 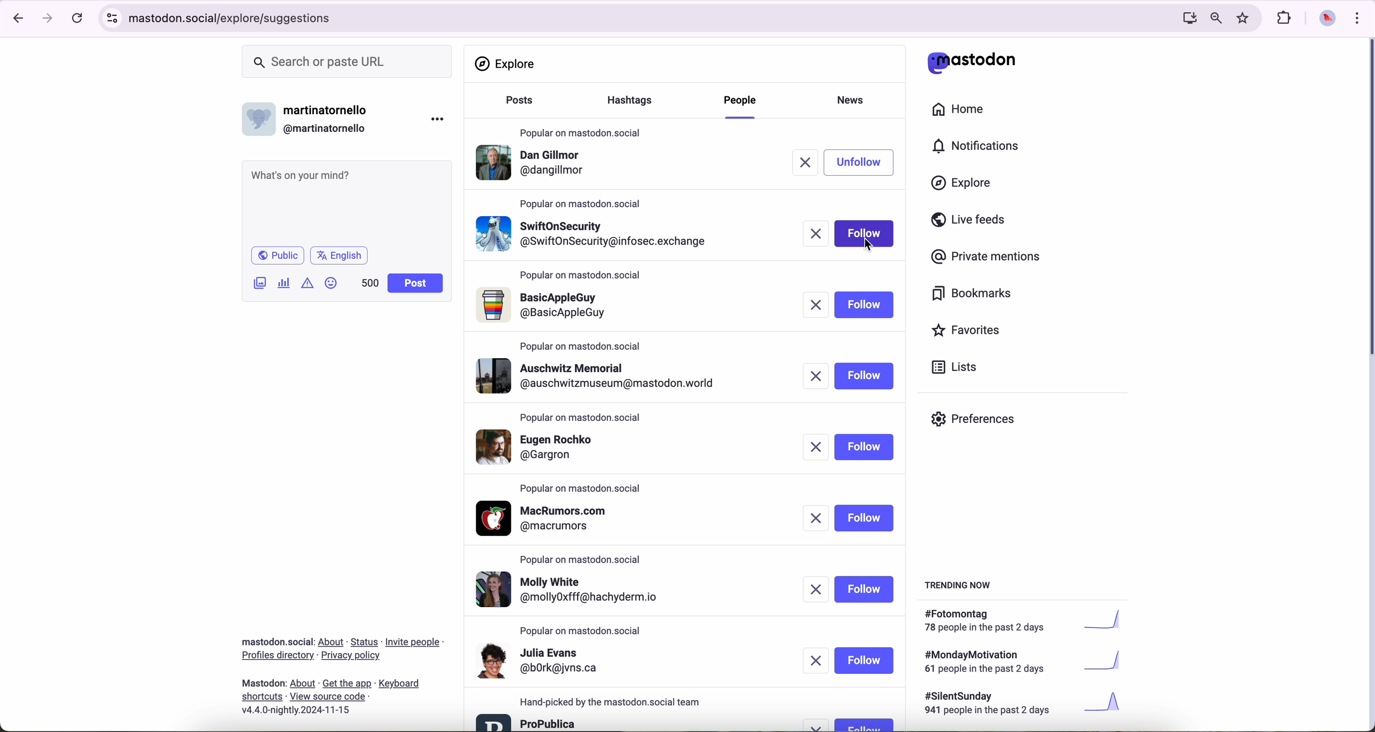 I want to click on news, so click(x=854, y=99).